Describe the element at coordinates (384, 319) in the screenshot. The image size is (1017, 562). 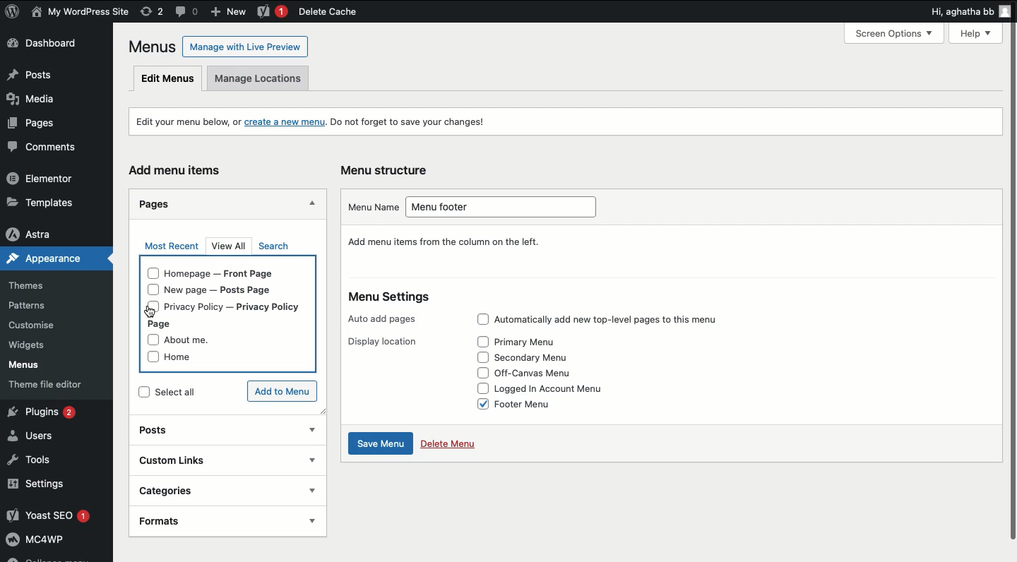
I see `Auto add pages` at that location.